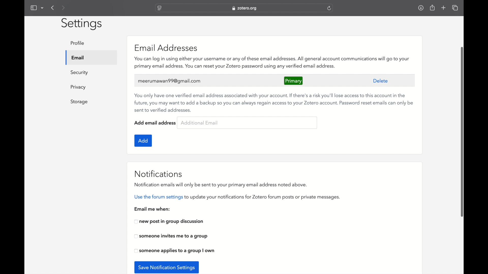  I want to click on save notification settings, so click(166, 267).